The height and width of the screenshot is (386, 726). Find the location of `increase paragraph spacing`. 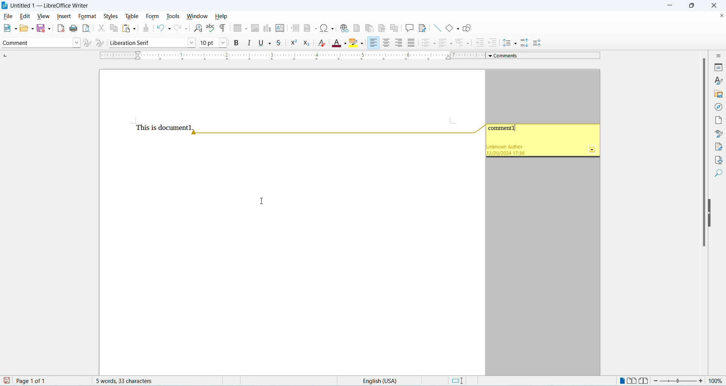

increase paragraph spacing is located at coordinates (525, 43).